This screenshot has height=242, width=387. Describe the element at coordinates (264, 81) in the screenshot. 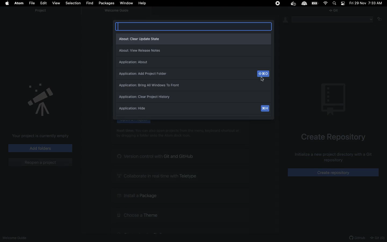

I see `cursor` at that location.